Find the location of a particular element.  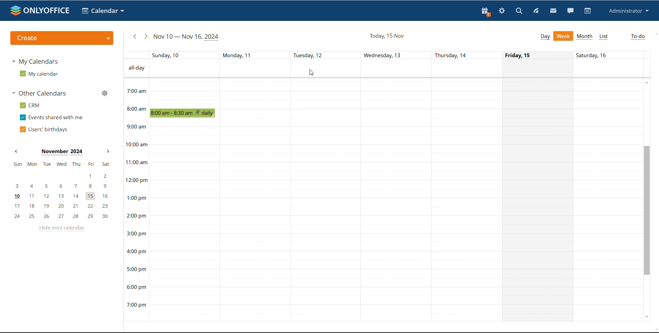

my calendar is located at coordinates (39, 74).